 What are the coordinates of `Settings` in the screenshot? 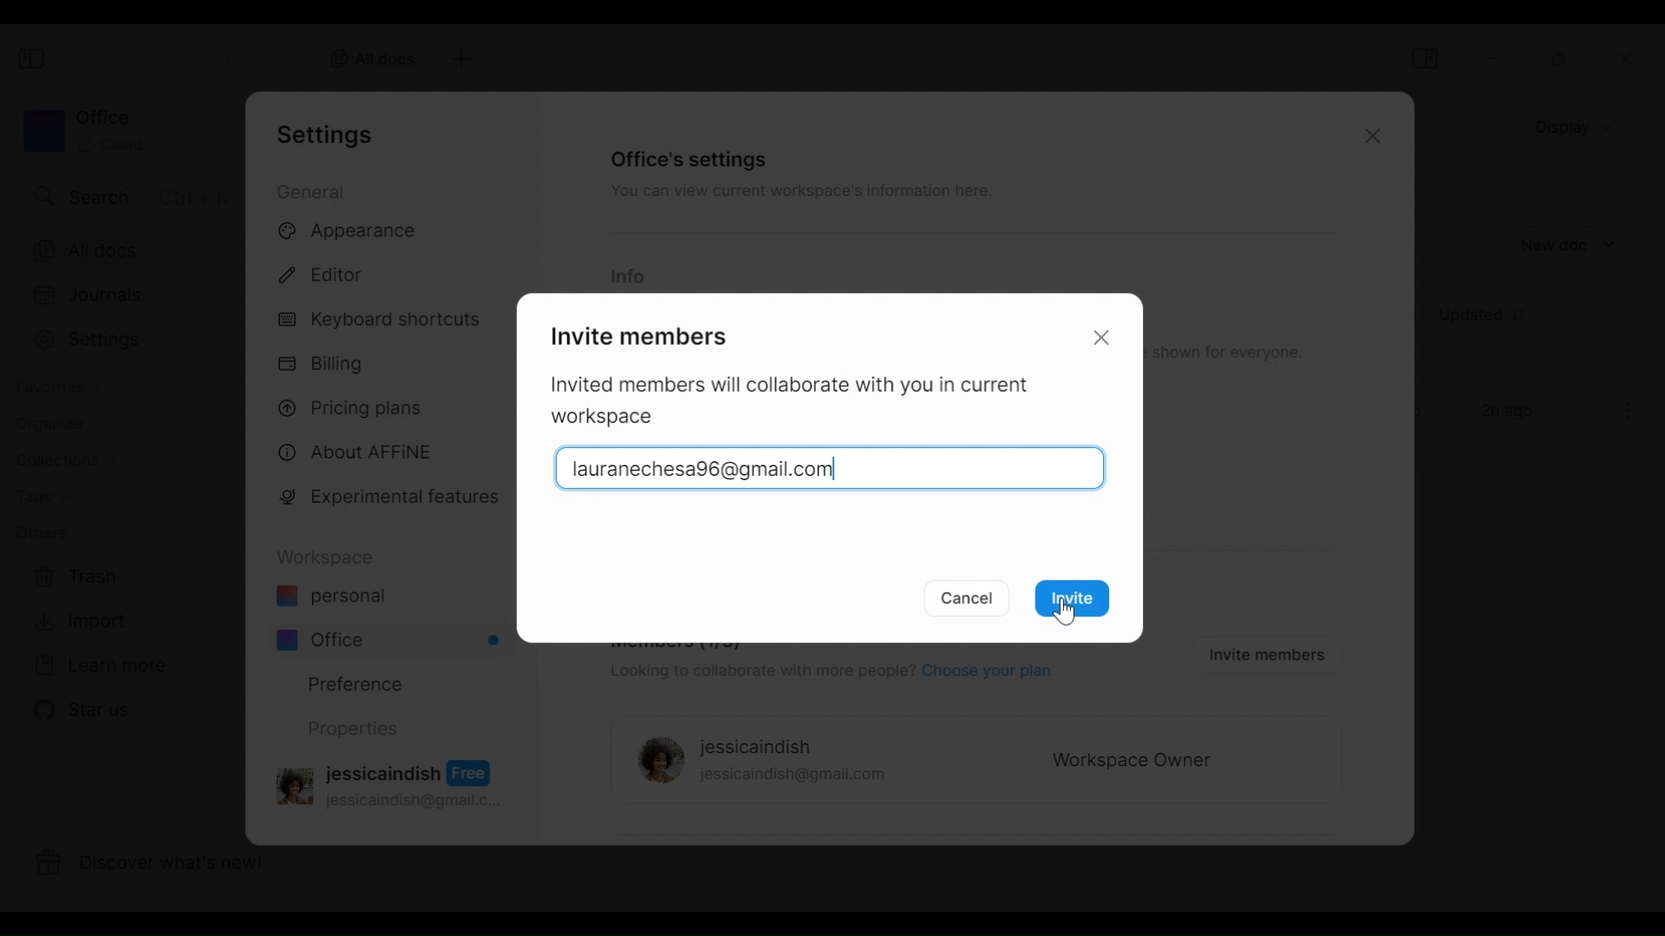 It's located at (330, 134).